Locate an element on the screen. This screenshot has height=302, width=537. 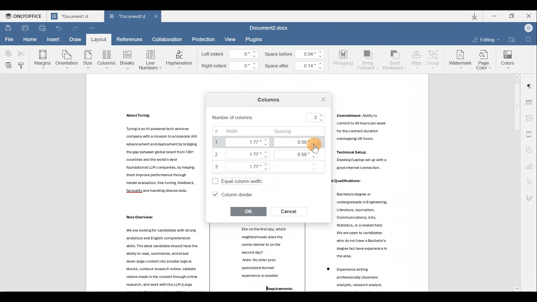
Maximize is located at coordinates (512, 16).